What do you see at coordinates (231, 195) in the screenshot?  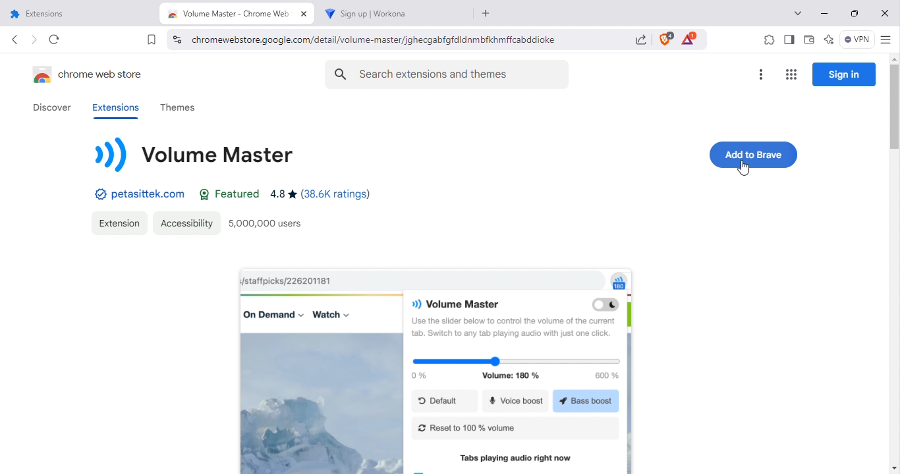 I see `Featured` at bounding box center [231, 195].